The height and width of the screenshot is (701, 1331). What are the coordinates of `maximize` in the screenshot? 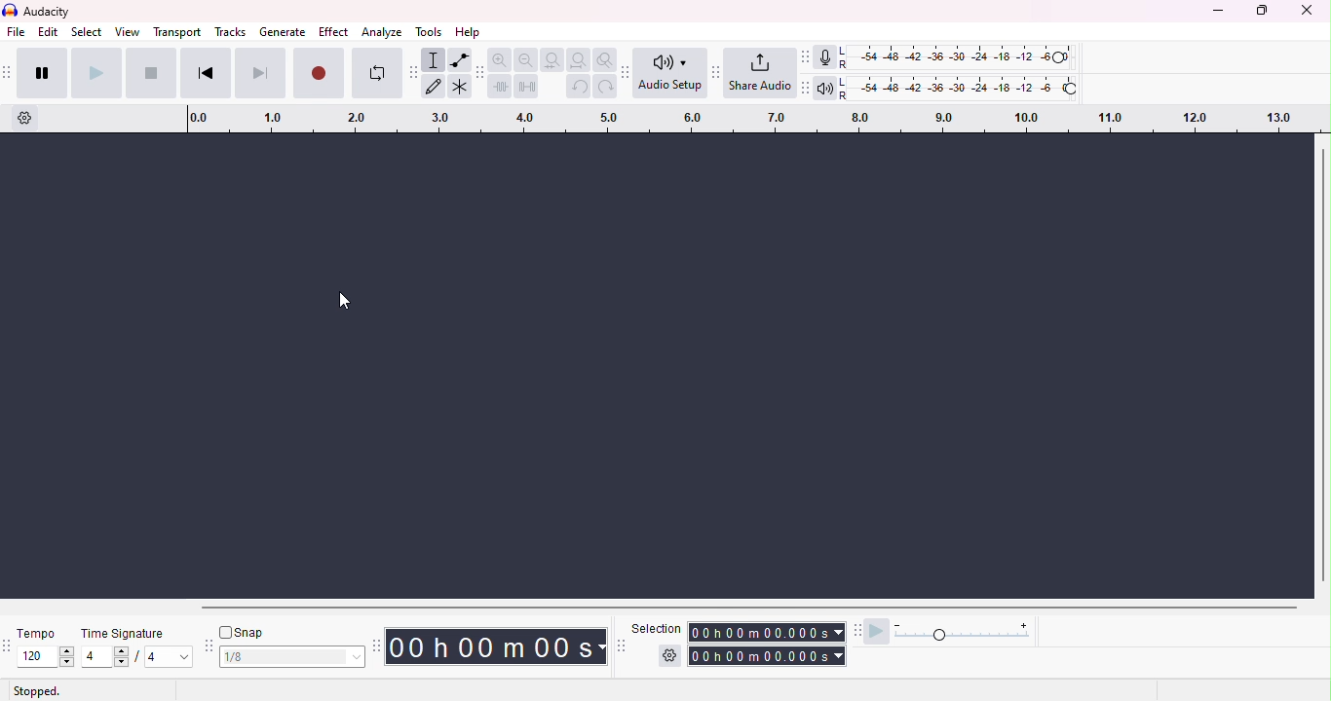 It's located at (1262, 11).